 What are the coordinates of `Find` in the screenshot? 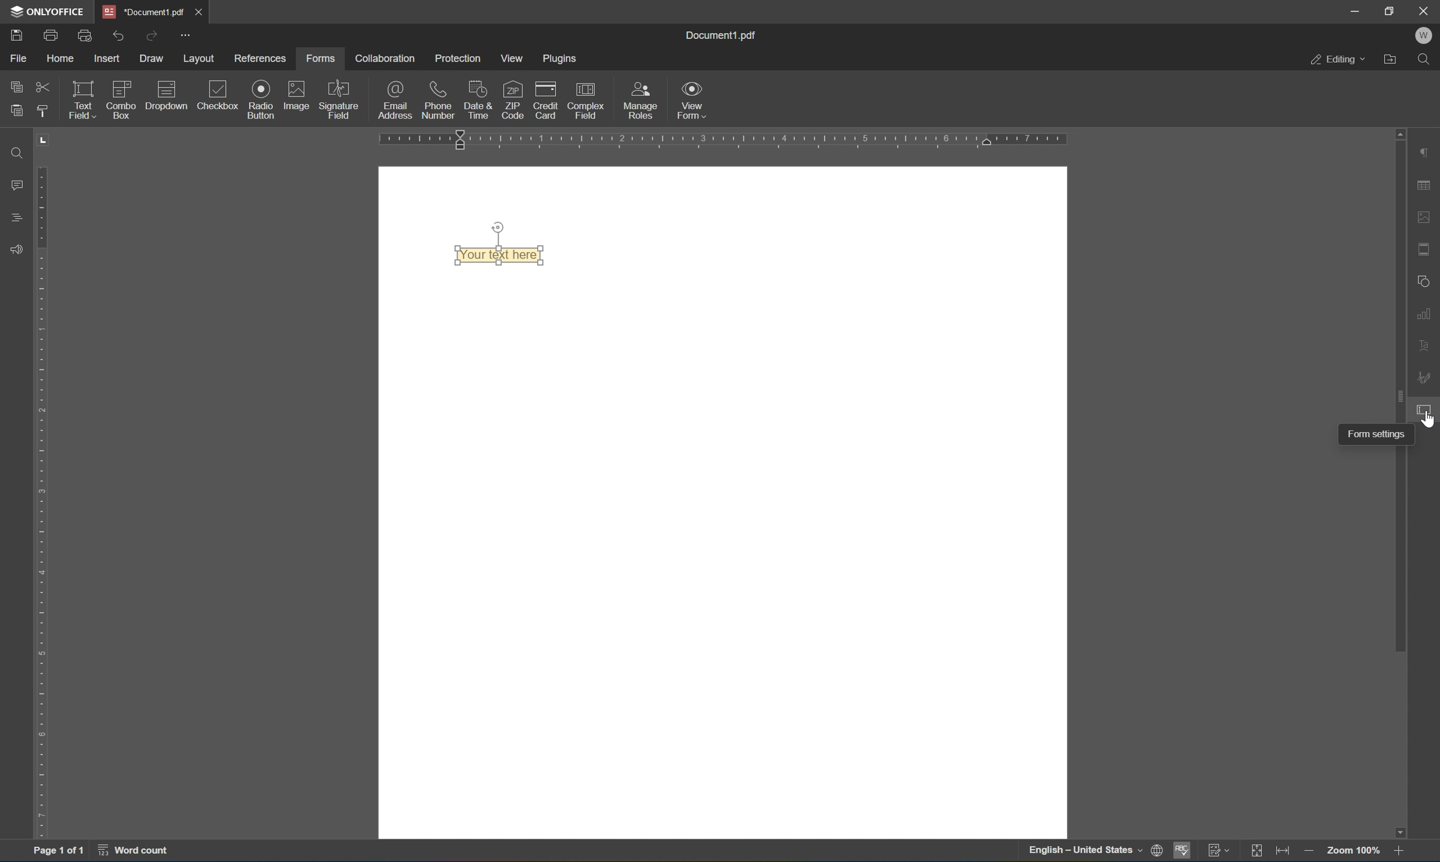 It's located at (1425, 62).